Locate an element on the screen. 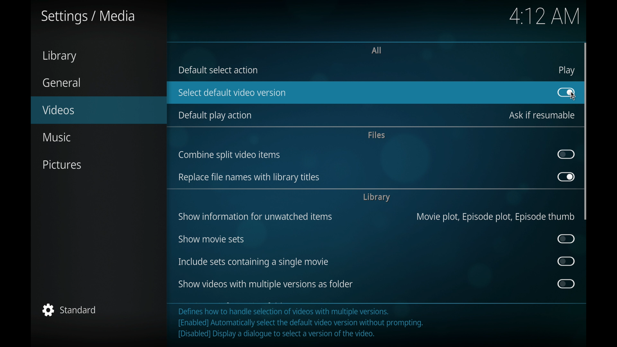 Image resolution: width=617 pixels, height=347 pixels. cursor is located at coordinates (575, 96).